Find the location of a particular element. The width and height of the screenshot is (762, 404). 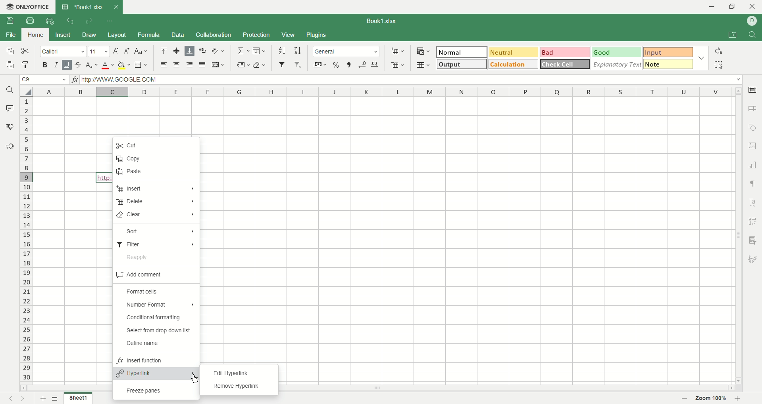

close is located at coordinates (116, 6).